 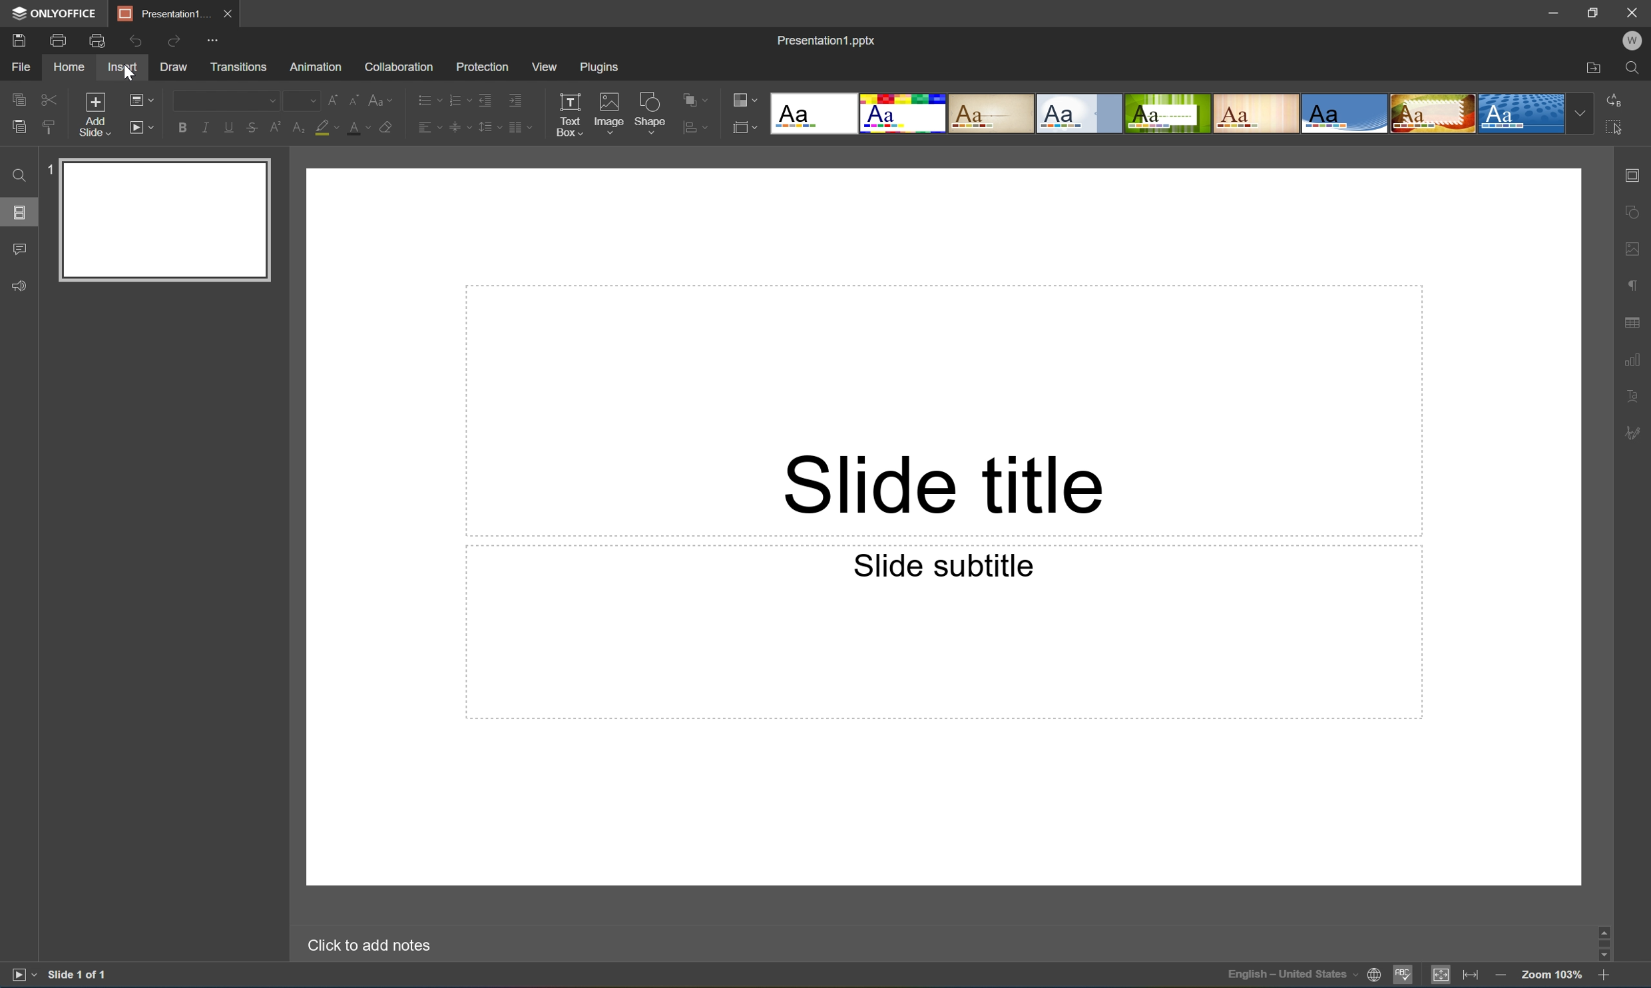 I want to click on Chart settings, so click(x=1636, y=360).